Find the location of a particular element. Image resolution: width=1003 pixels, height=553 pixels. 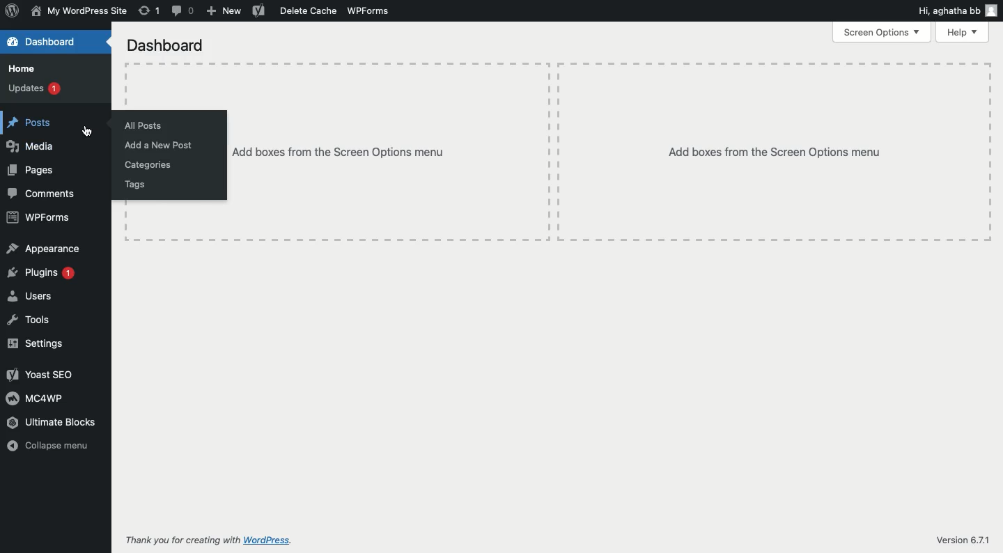

Add boxes from the Screen Options menu is located at coordinates (352, 161).